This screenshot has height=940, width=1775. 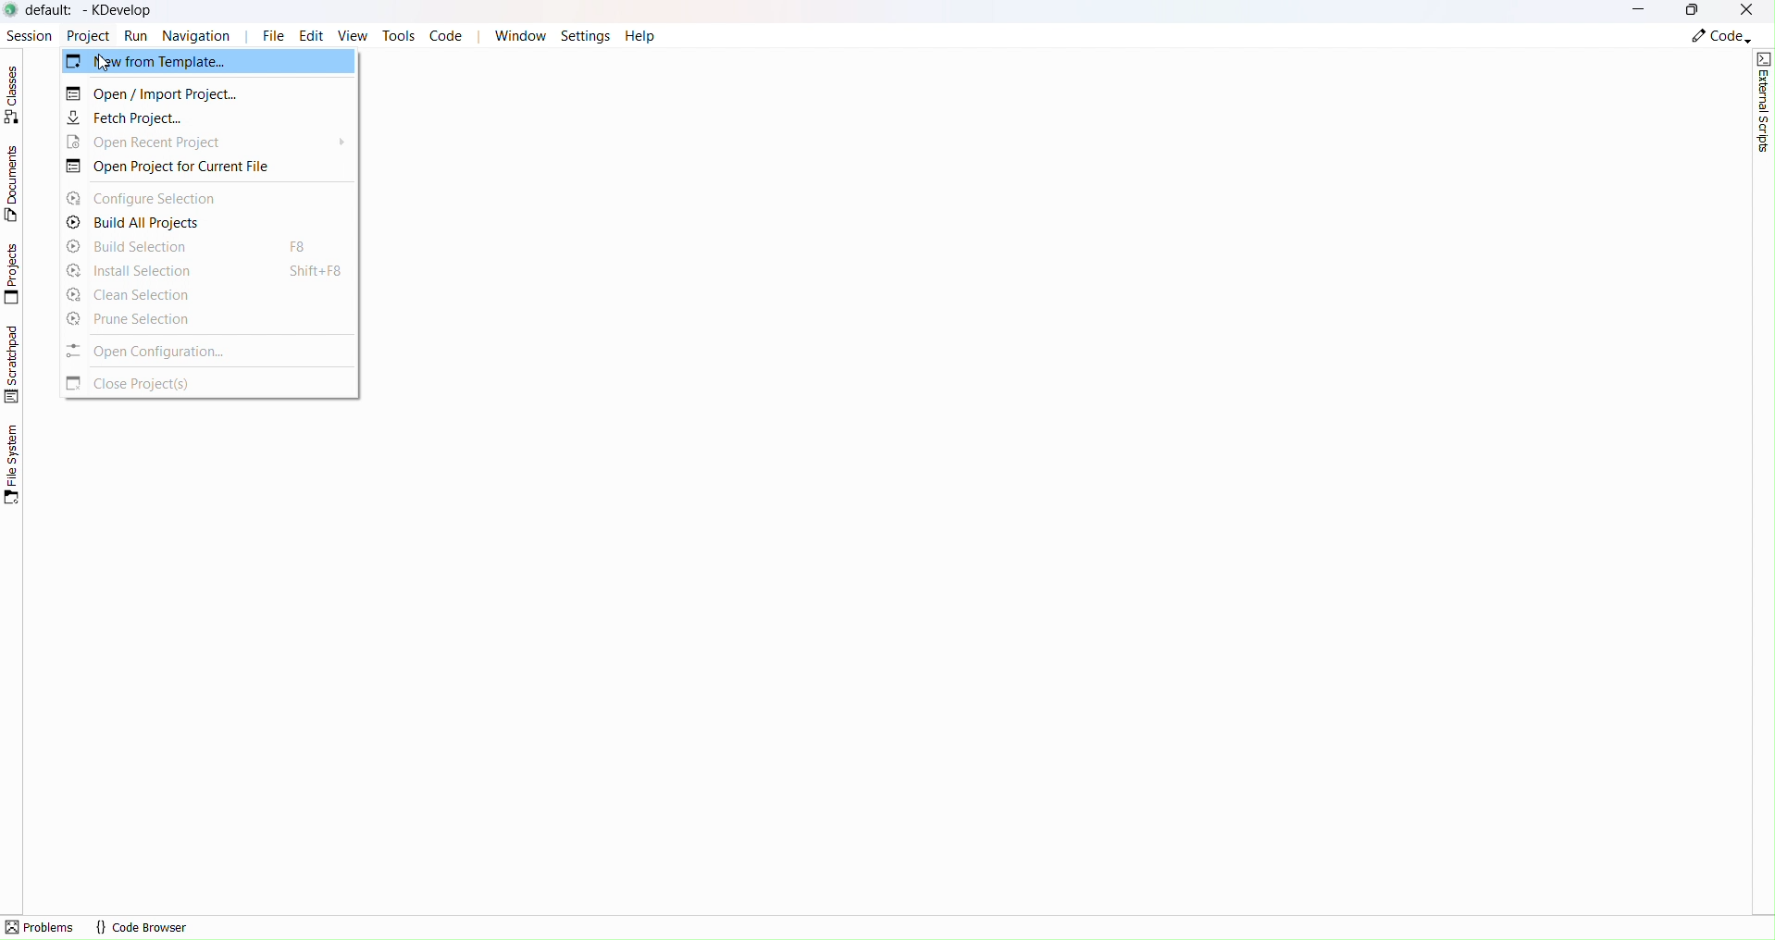 What do you see at coordinates (273, 36) in the screenshot?
I see `File` at bounding box center [273, 36].